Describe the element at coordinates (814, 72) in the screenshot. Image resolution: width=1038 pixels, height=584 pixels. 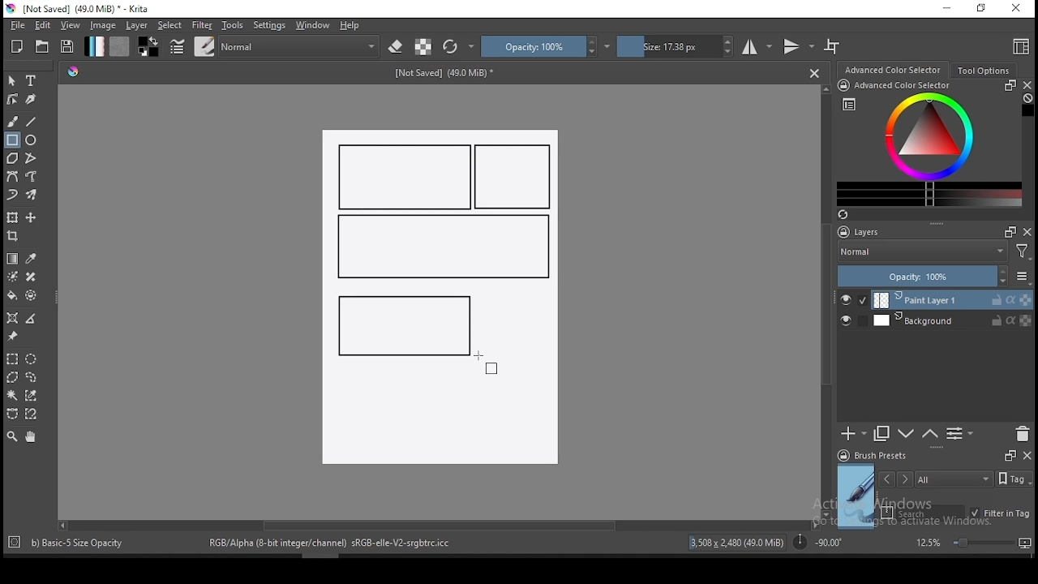
I see `Close` at that location.